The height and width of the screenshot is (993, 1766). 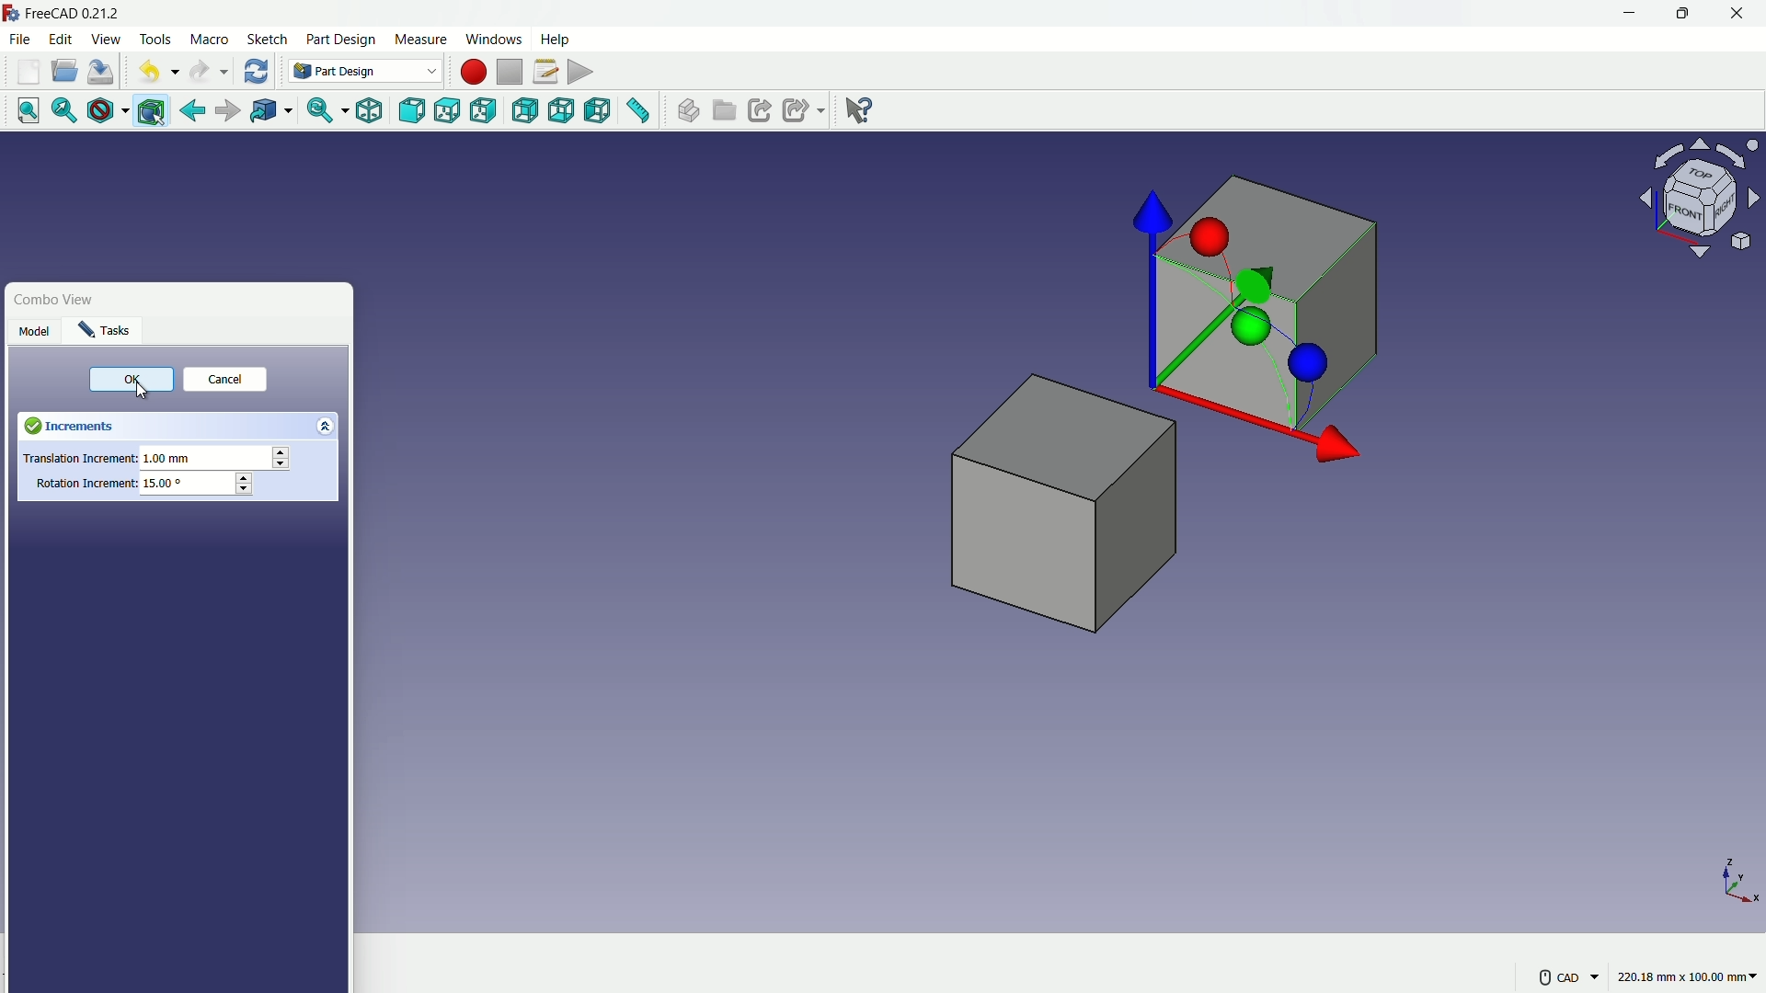 I want to click on back view, so click(x=527, y=112).